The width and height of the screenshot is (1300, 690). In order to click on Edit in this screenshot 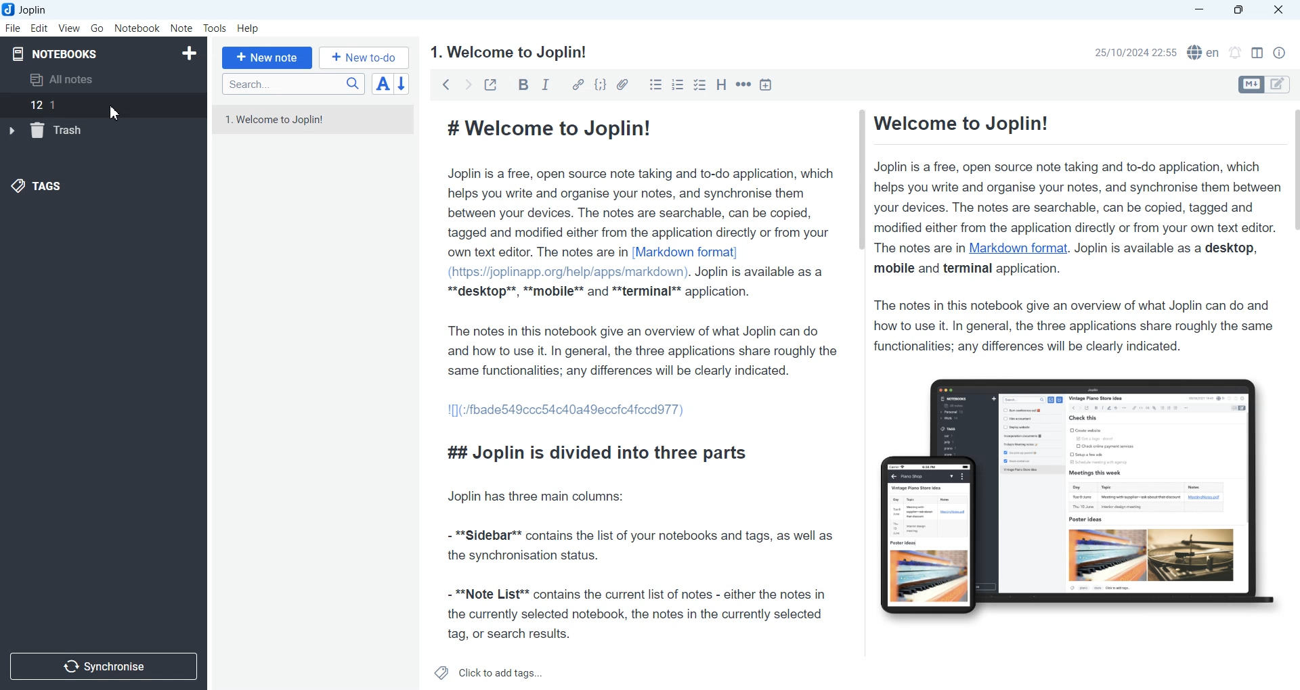, I will do `click(39, 28)`.